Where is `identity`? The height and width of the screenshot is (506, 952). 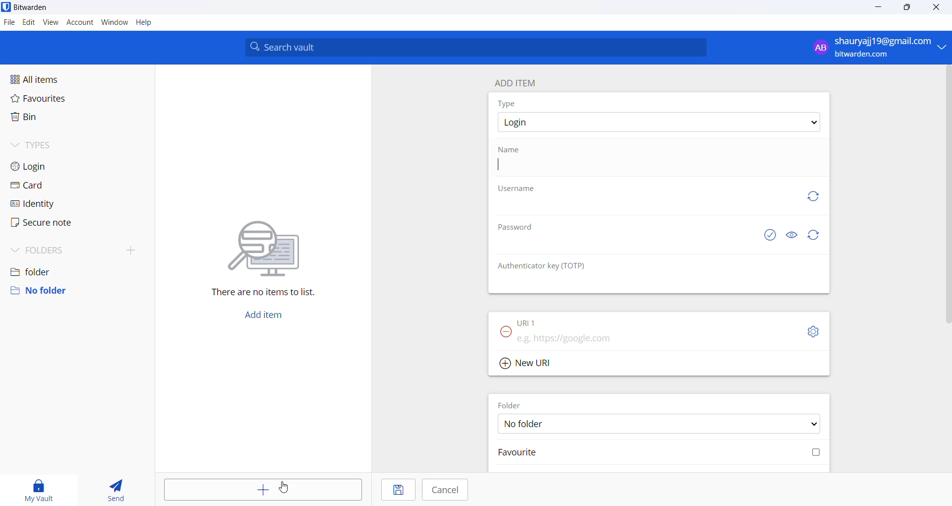 identity is located at coordinates (48, 204).